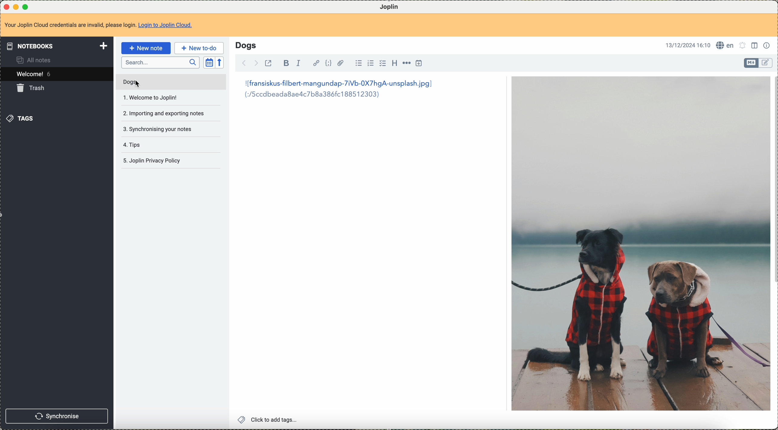 This screenshot has width=778, height=430. What do you see at coordinates (298, 63) in the screenshot?
I see `italic` at bounding box center [298, 63].